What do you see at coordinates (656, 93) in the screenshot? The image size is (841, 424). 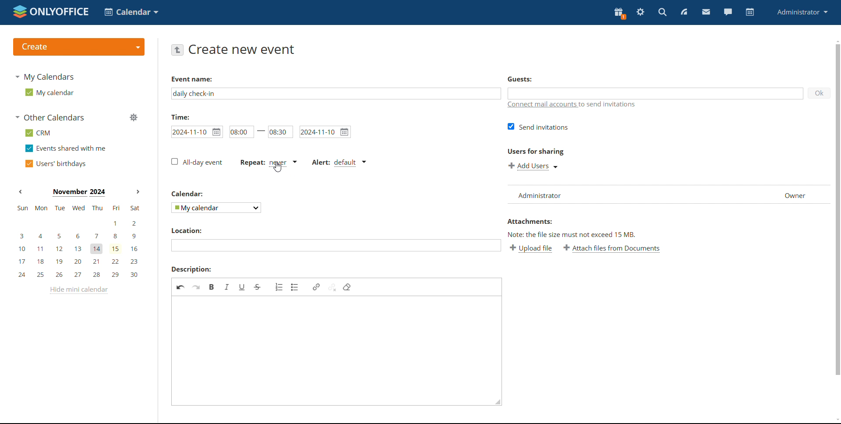 I see `add guests` at bounding box center [656, 93].